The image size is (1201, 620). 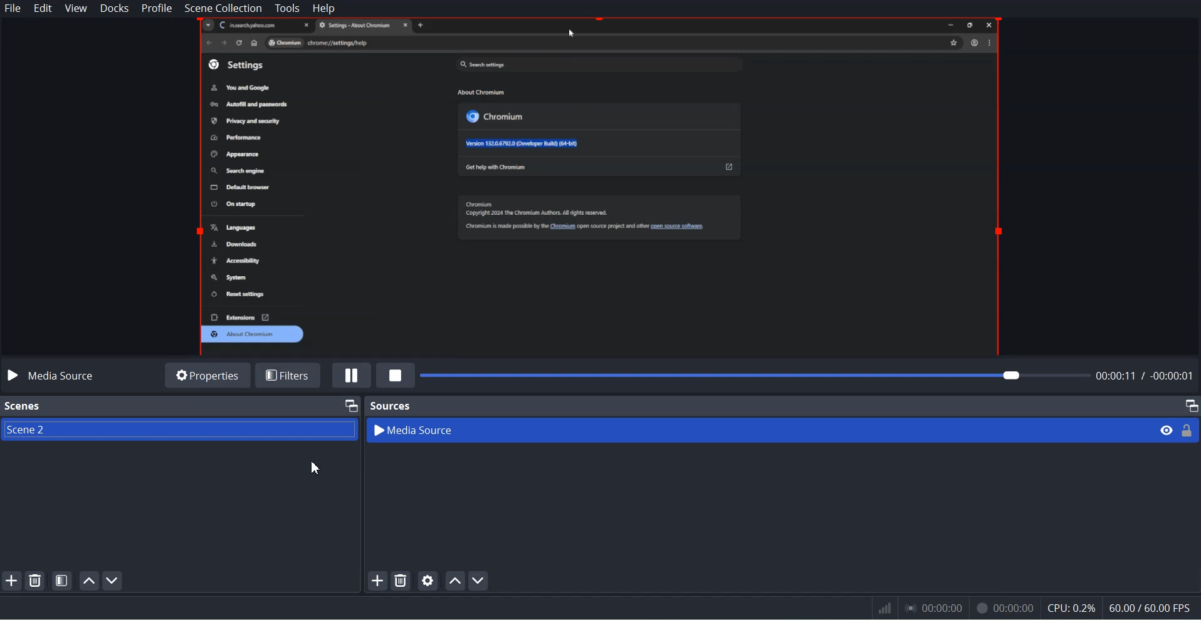 I want to click on eye, so click(x=1167, y=430).